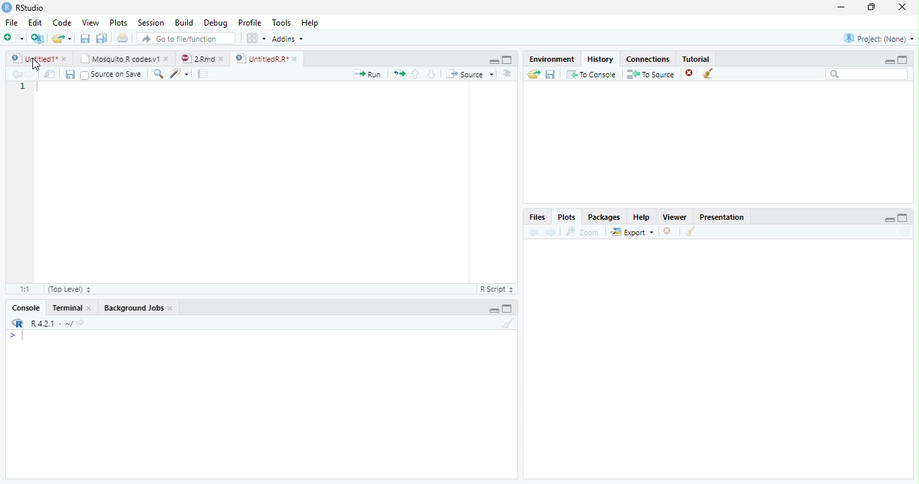  Describe the element at coordinates (669, 232) in the screenshot. I see `Delete ` at that location.